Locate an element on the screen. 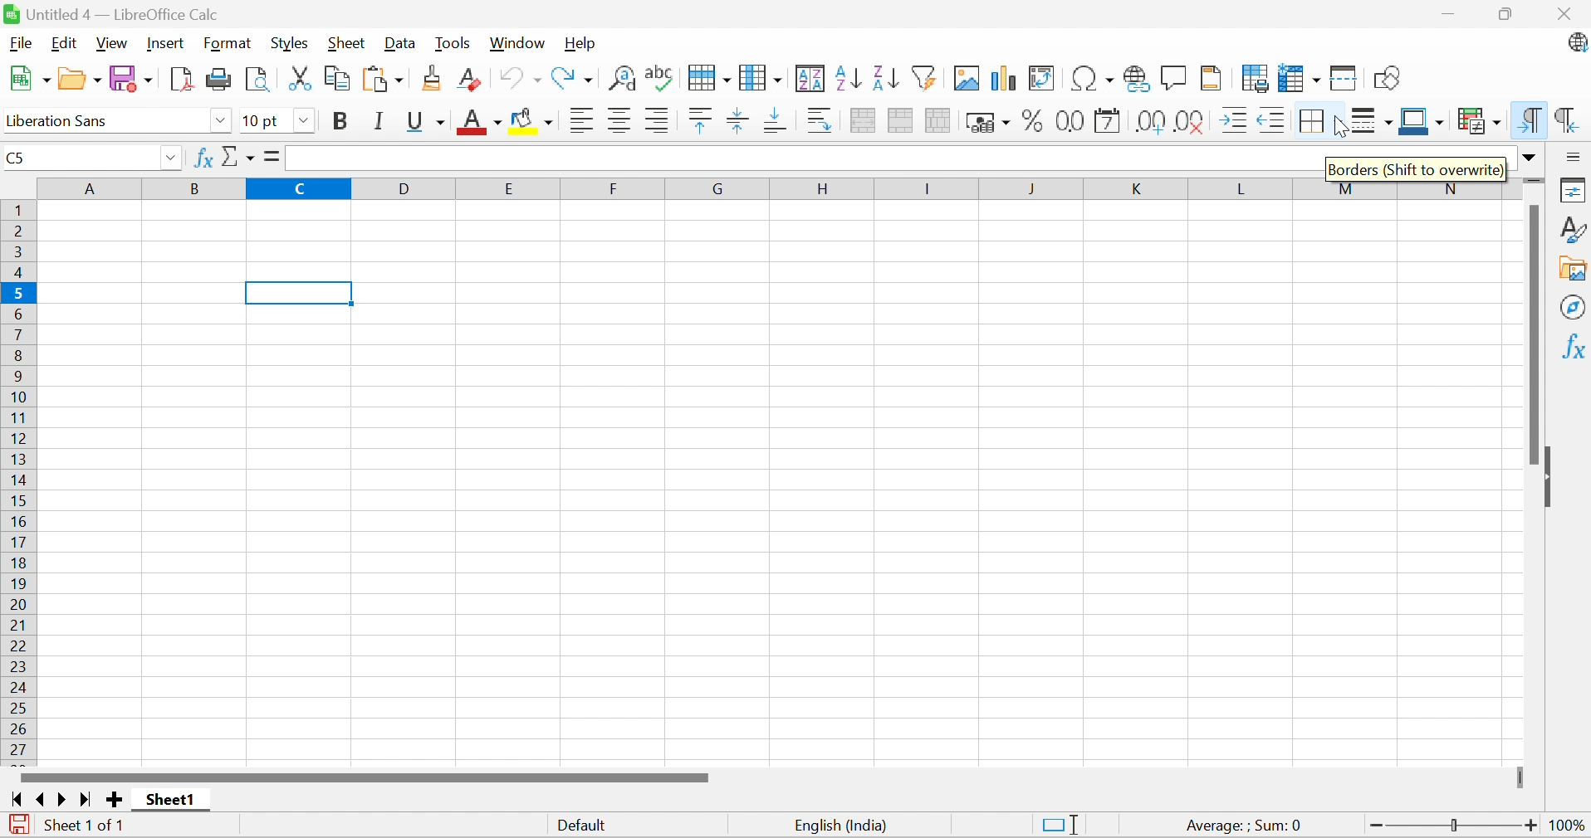 This screenshot has width=1591, height=838. Split window is located at coordinates (1344, 80).